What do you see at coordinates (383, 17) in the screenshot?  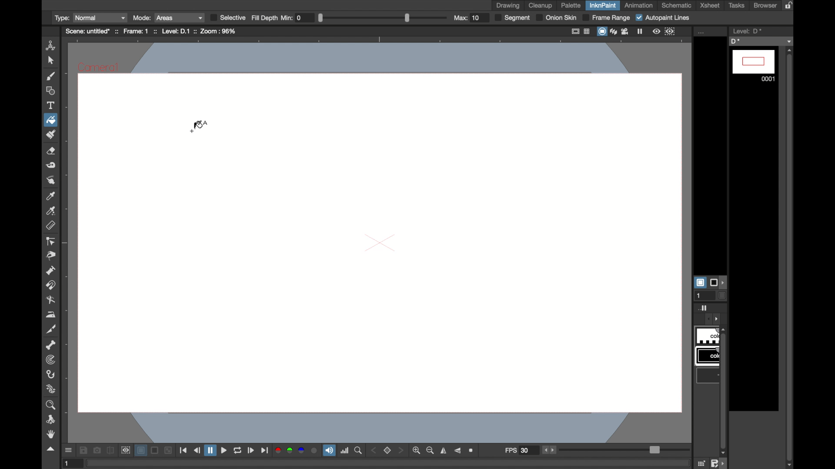 I see `Slider` at bounding box center [383, 17].